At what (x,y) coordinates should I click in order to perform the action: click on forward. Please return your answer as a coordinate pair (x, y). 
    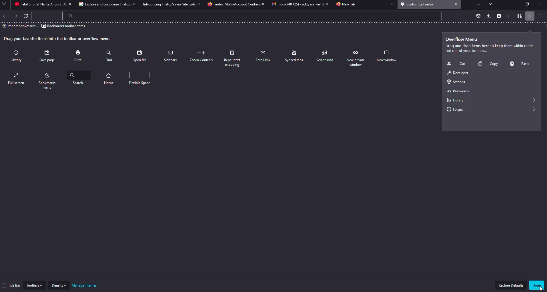
    Looking at the image, I should click on (16, 16).